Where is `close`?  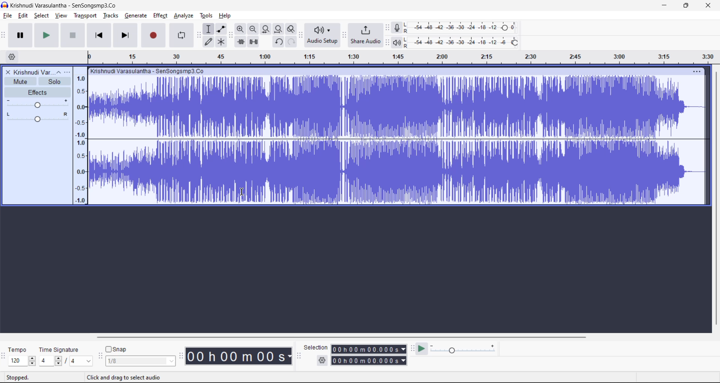 close is located at coordinates (708, 6).